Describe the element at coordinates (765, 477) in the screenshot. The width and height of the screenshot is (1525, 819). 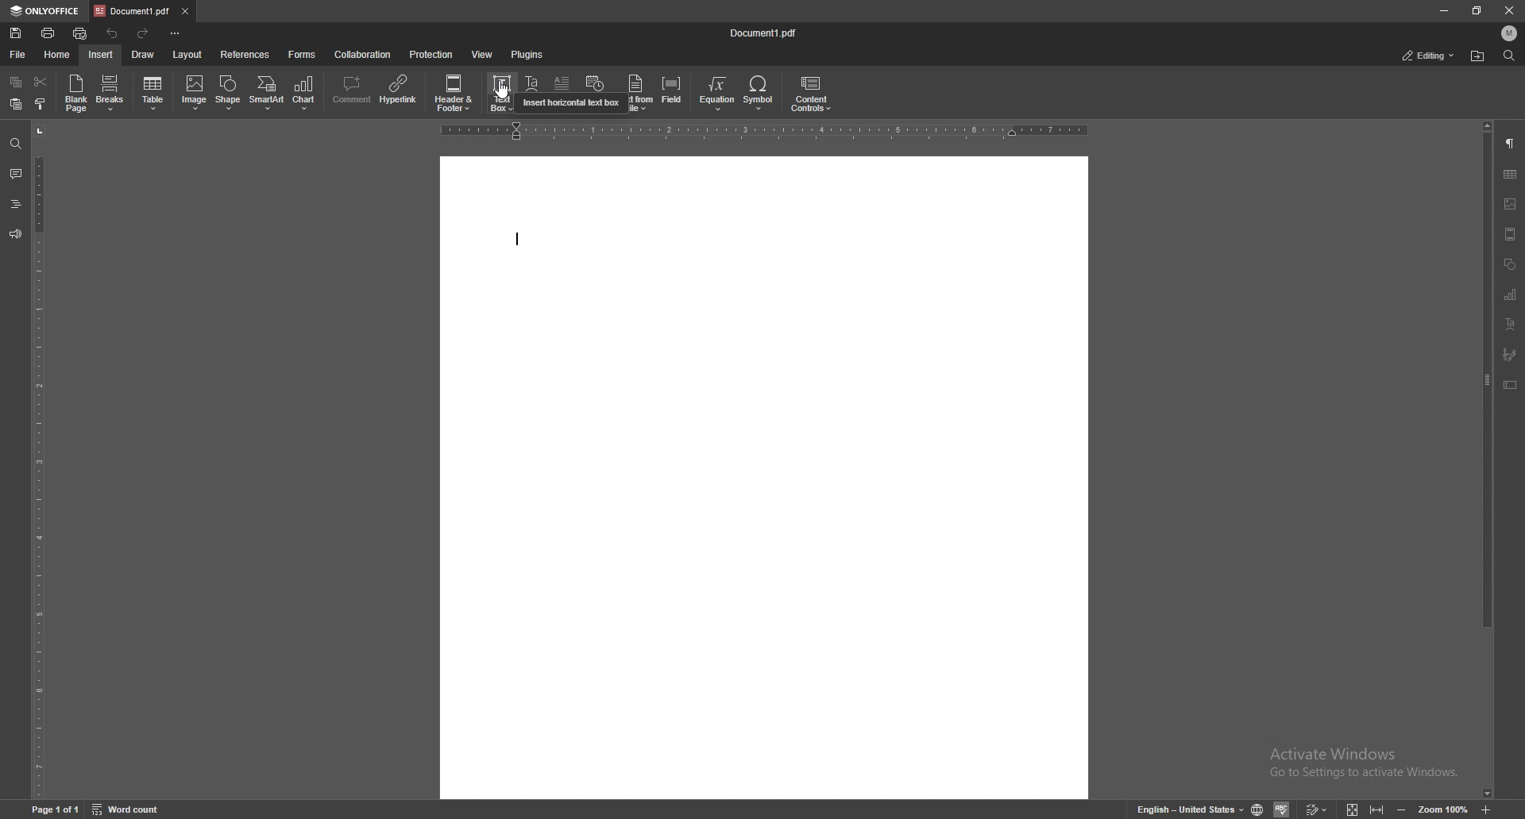
I see `doc` at that location.